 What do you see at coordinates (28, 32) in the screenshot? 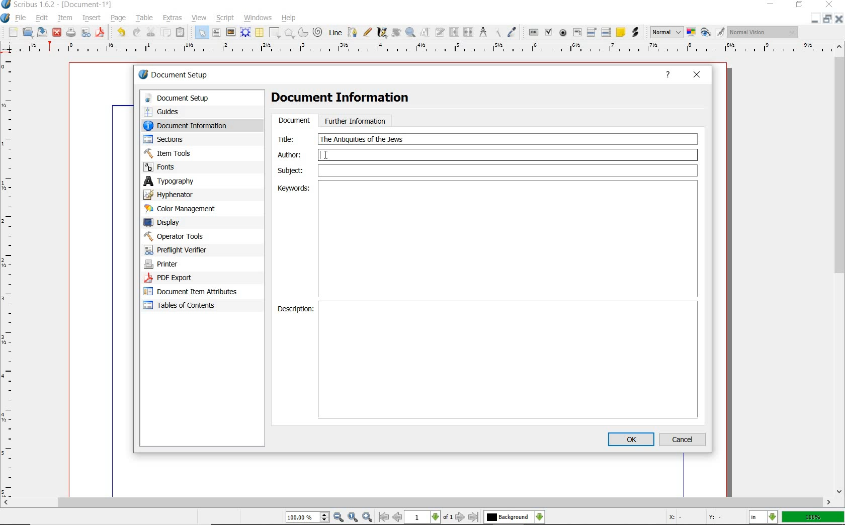
I see `open` at bounding box center [28, 32].